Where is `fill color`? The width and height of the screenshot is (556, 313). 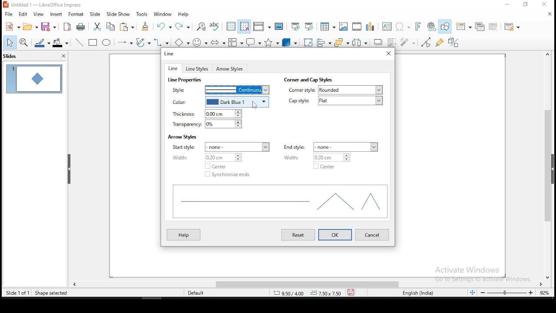 fill color is located at coordinates (61, 43).